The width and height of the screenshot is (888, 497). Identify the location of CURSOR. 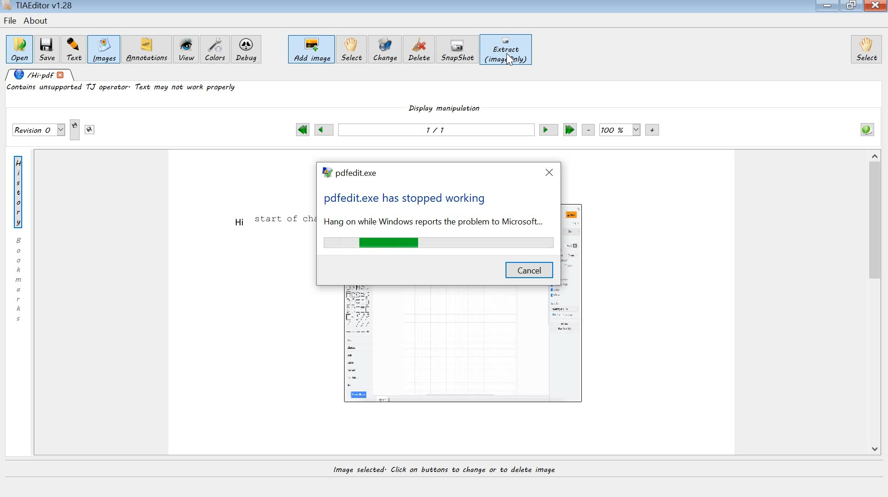
(510, 62).